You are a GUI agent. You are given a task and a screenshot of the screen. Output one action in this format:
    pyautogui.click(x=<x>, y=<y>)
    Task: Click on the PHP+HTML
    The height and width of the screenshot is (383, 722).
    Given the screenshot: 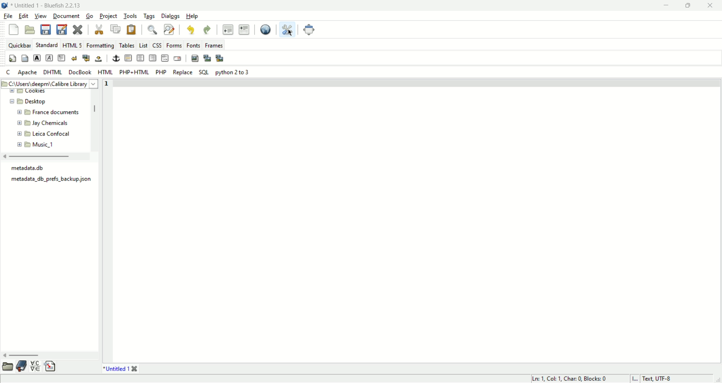 What is the action you would take?
    pyautogui.click(x=134, y=72)
    